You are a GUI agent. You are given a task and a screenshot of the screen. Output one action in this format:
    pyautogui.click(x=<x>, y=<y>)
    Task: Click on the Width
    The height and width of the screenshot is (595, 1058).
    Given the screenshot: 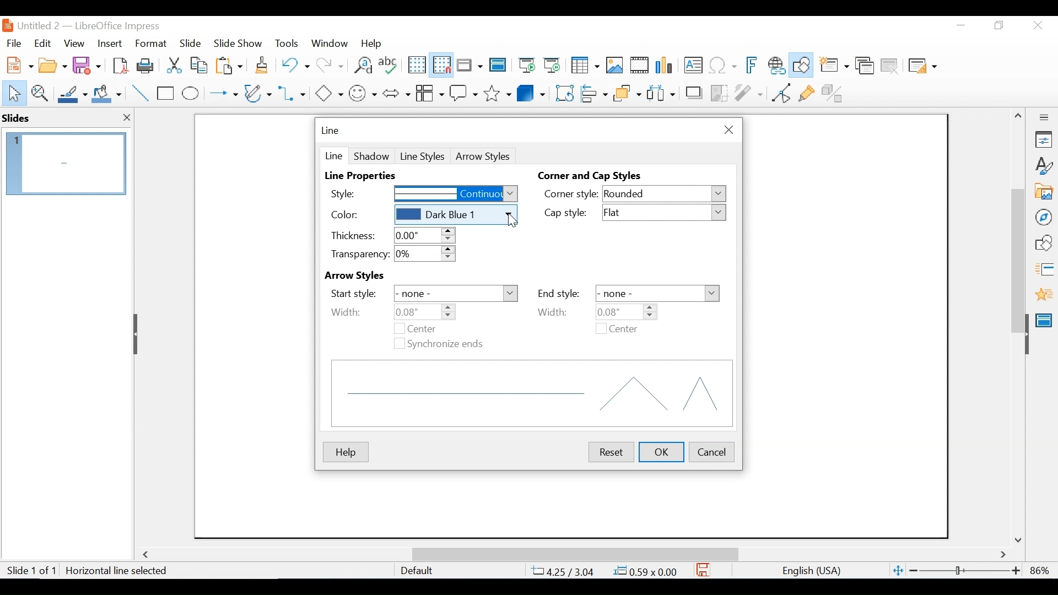 What is the action you would take?
    pyautogui.click(x=346, y=312)
    